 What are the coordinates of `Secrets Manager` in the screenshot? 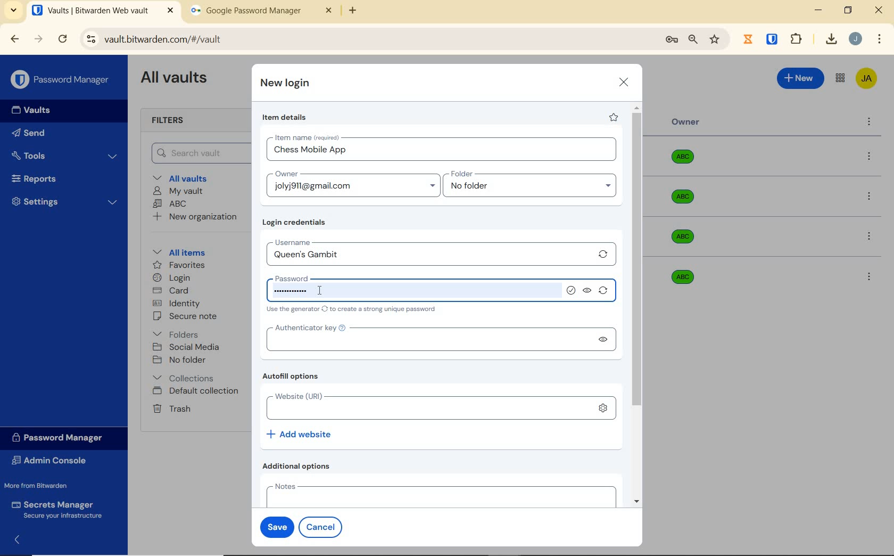 It's located at (55, 510).